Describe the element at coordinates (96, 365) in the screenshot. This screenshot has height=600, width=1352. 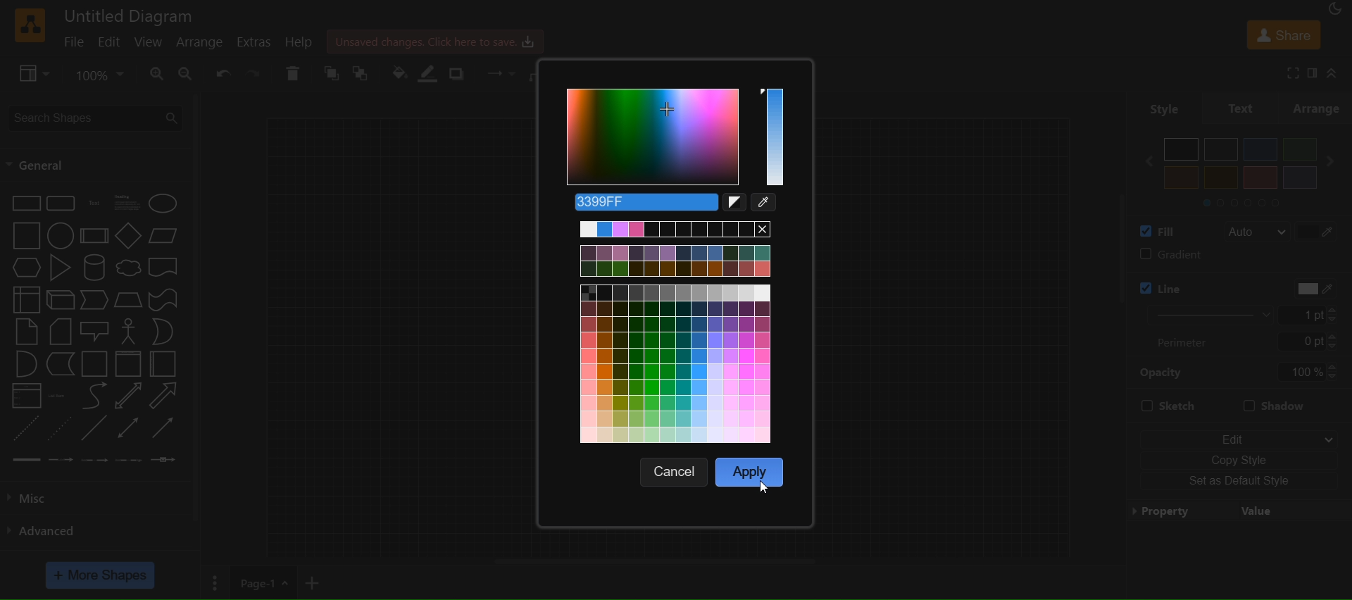
I see `container` at that location.